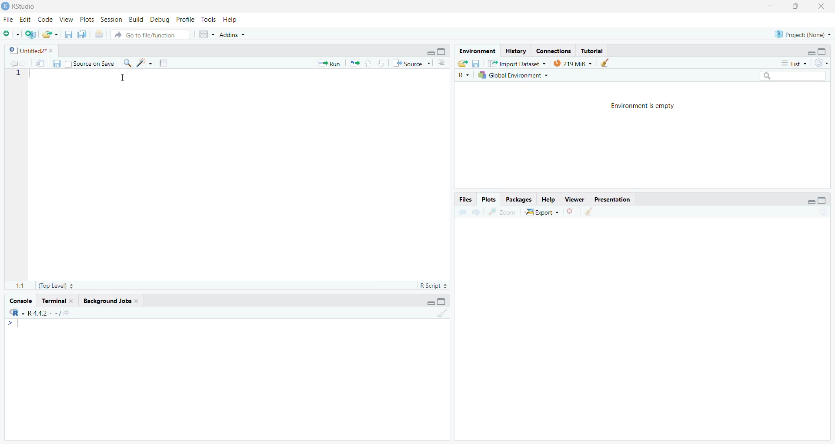 This screenshot has height=444, width=835. I want to click on Minimize, so click(771, 7).